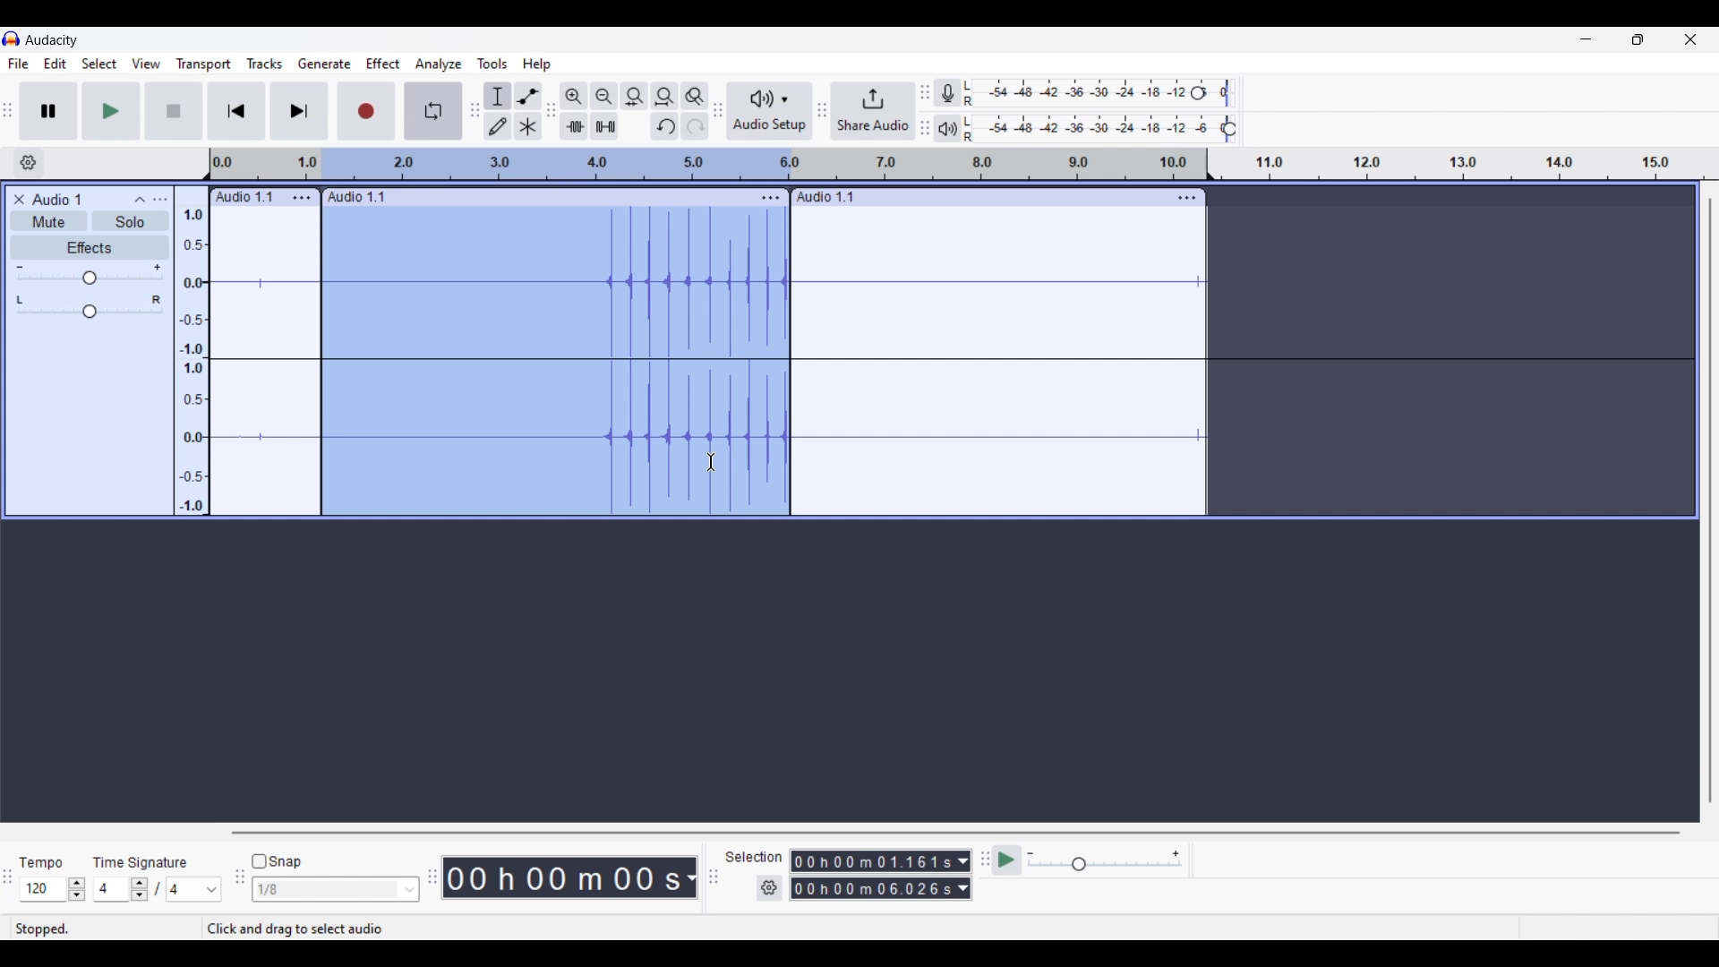 Image resolution: width=1719 pixels, height=967 pixels. Describe the element at coordinates (111, 110) in the screenshot. I see `Play/Play once` at that location.